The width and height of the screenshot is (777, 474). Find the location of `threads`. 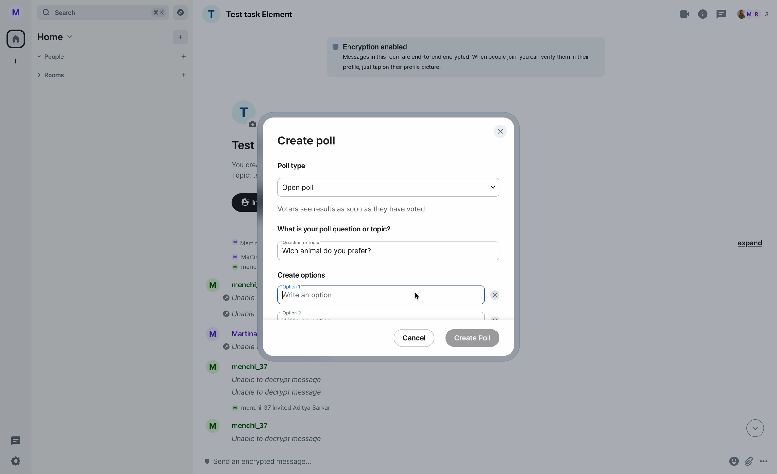

threads is located at coordinates (14, 441).